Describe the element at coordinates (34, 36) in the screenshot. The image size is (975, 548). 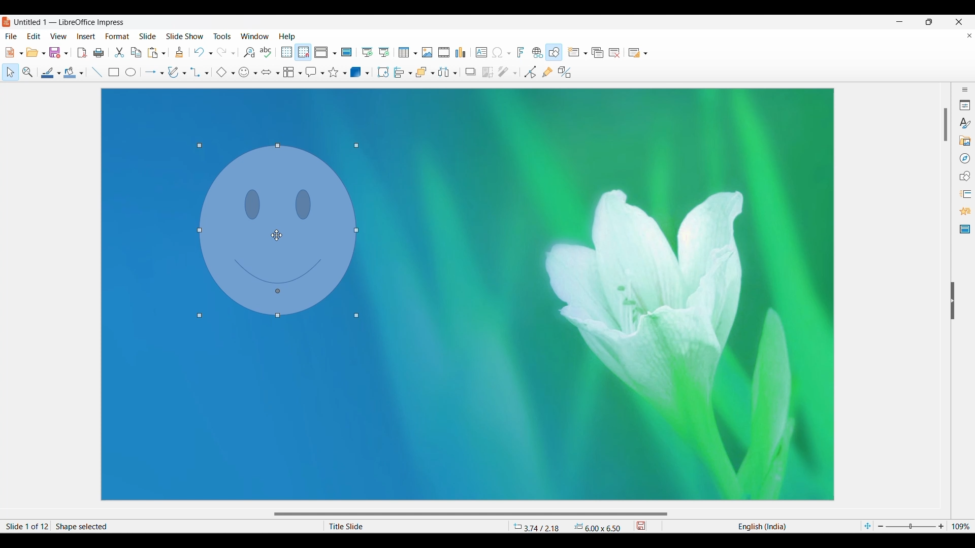
I see `Edit` at that location.